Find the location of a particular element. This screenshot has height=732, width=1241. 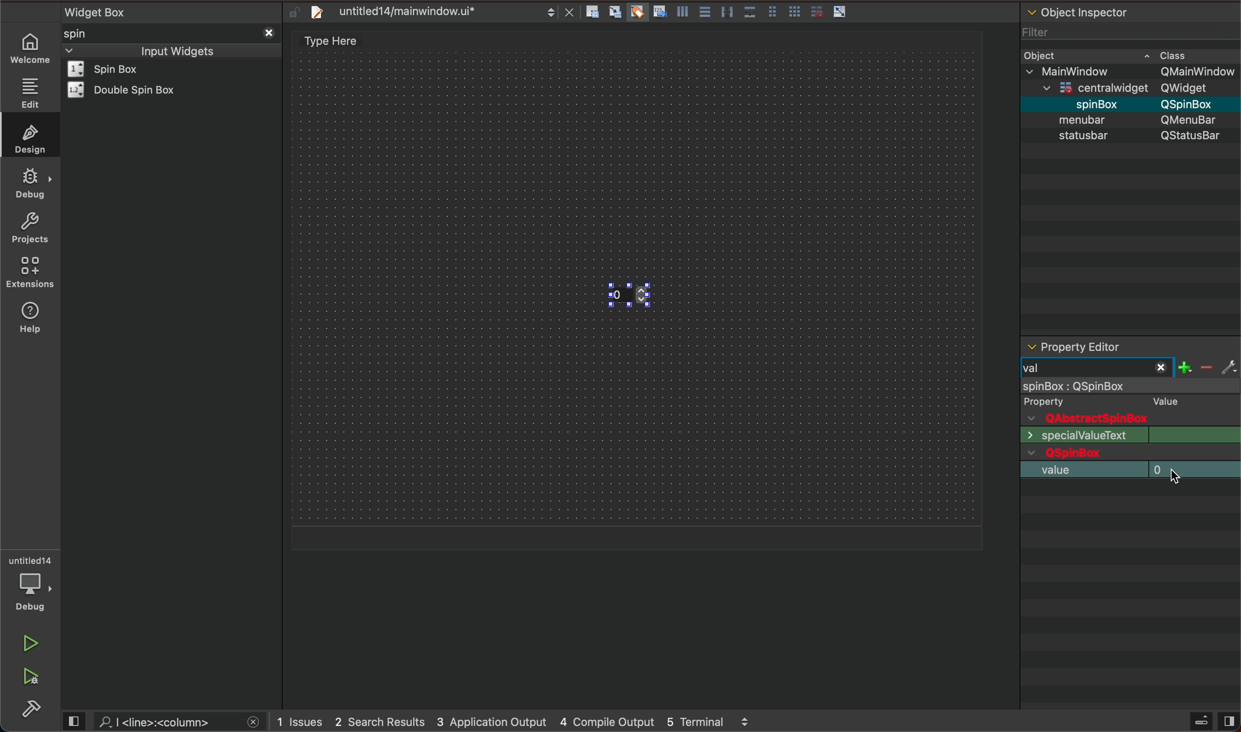

key up is located at coordinates (646, 297).